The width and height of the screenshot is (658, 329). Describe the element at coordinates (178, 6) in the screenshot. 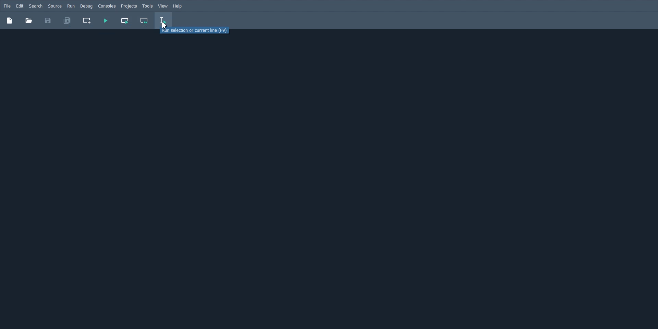

I see `Help` at that location.